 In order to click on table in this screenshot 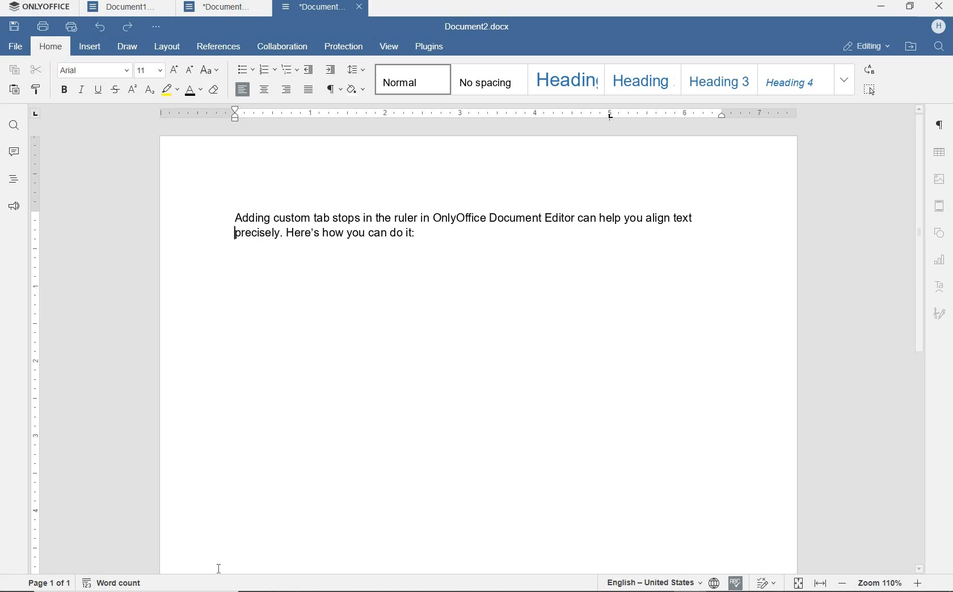, I will do `click(940, 152)`.